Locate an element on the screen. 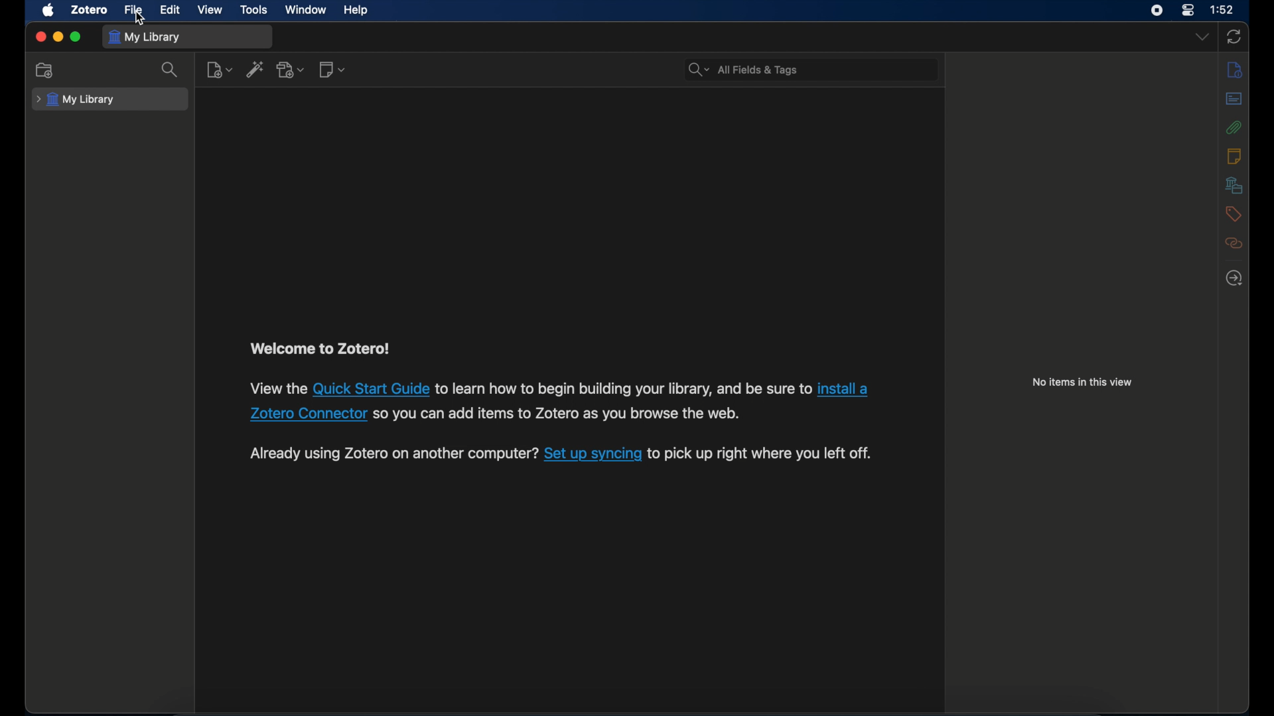 The width and height of the screenshot is (1274, 716). maximize is located at coordinates (76, 36).